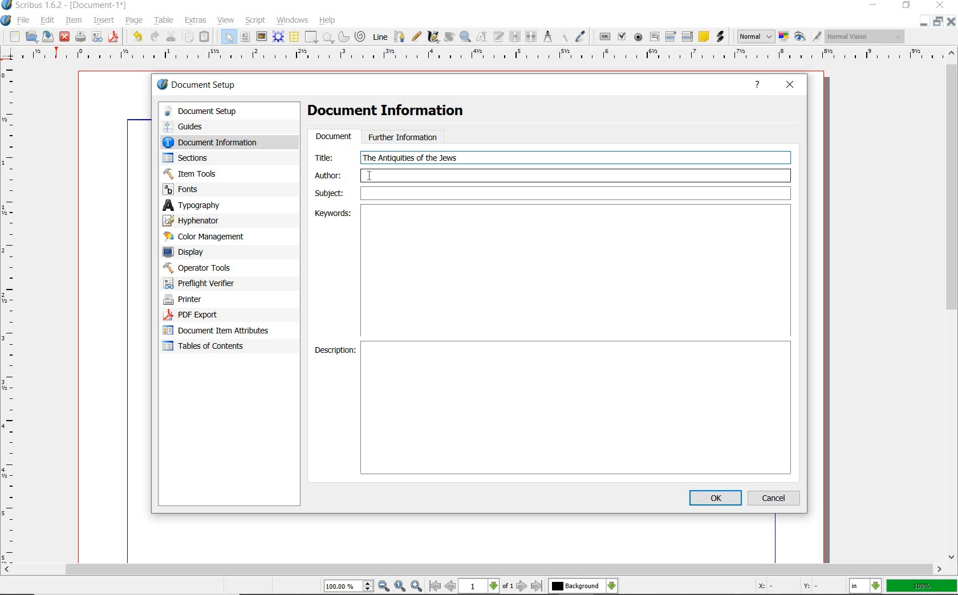  Describe the element at coordinates (553, 194) in the screenshot. I see `Subject` at that location.